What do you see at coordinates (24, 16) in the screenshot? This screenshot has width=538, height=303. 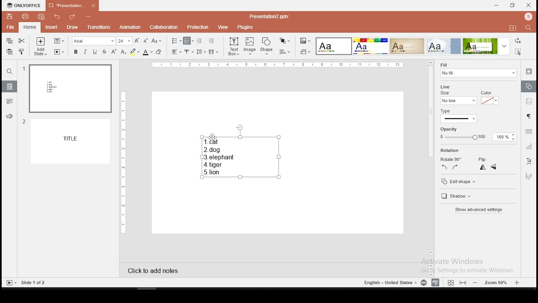 I see `print file` at bounding box center [24, 16].